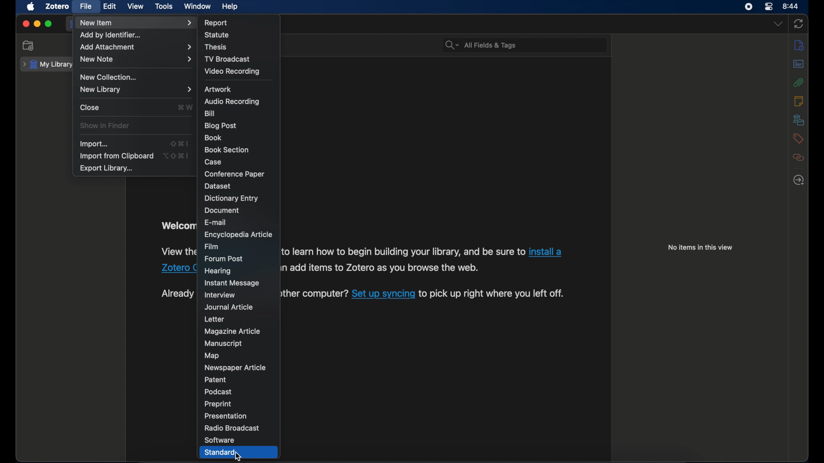 This screenshot has height=463, width=824. Describe the element at coordinates (136, 89) in the screenshot. I see `new library` at that location.